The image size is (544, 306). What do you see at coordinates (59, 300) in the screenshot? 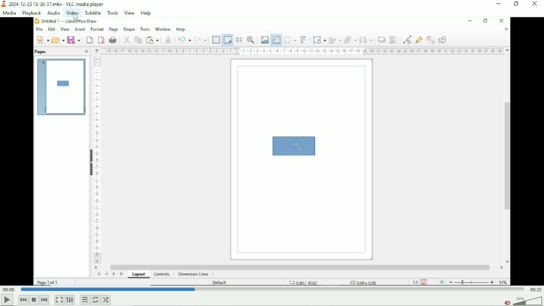
I see `Toggle video in fullscreen` at bounding box center [59, 300].